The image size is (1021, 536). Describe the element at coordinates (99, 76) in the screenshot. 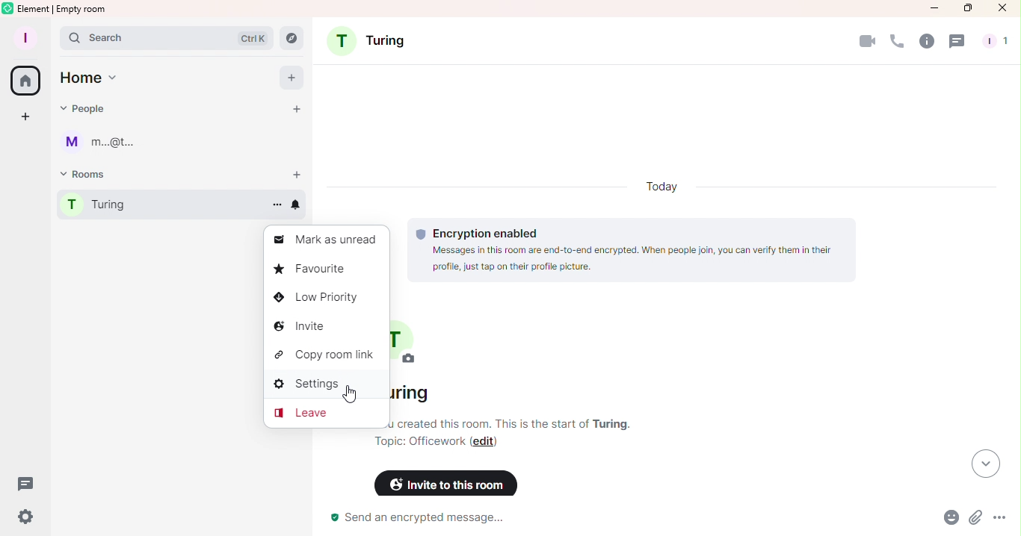

I see `Home` at that location.